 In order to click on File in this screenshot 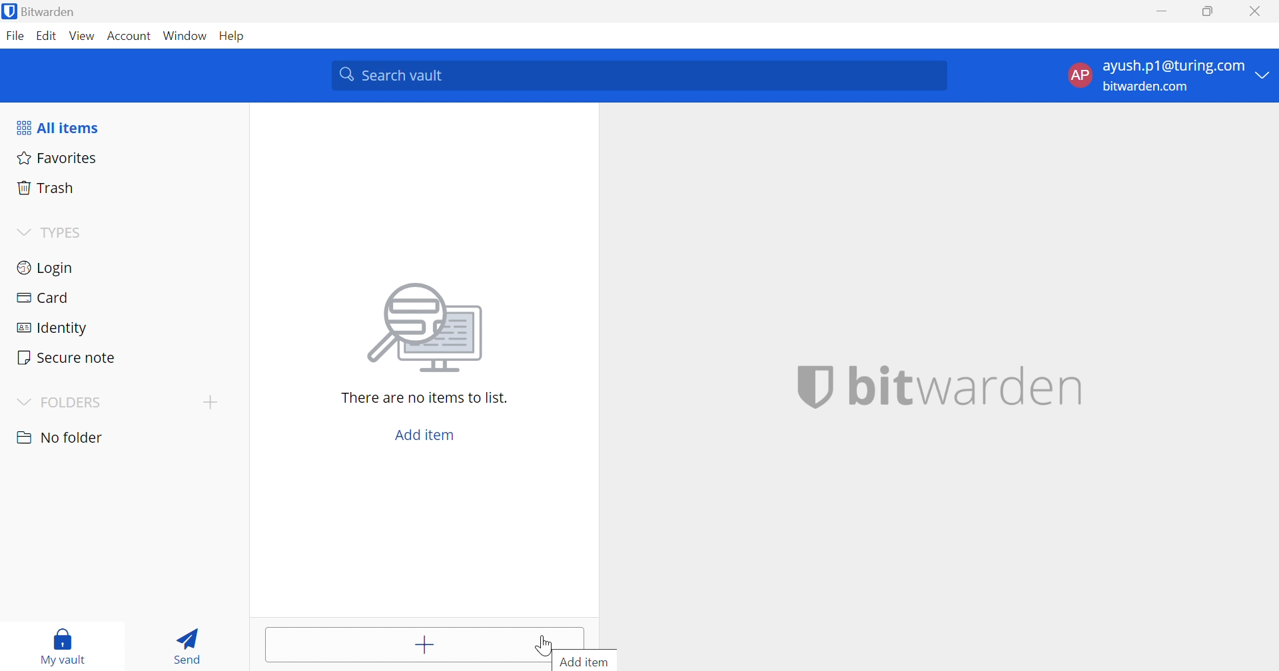, I will do `click(15, 35)`.